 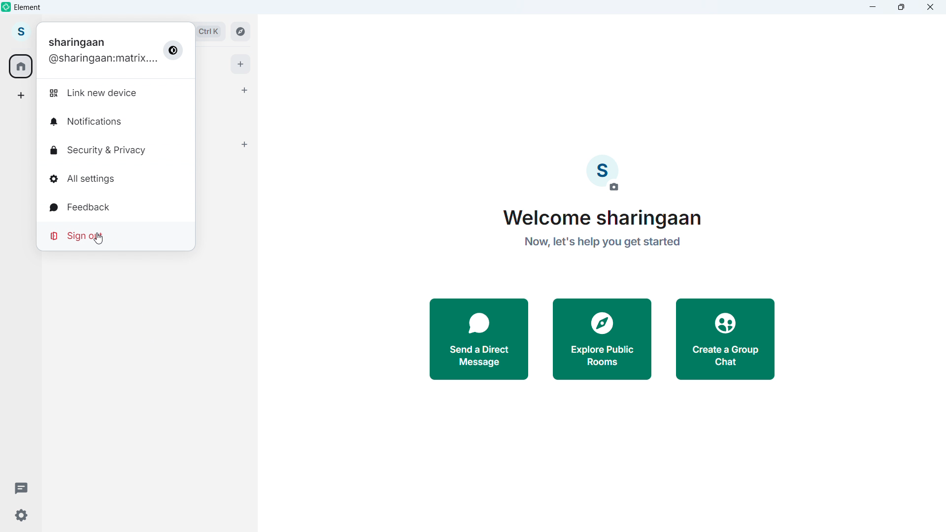 I want to click on Toggle theme , so click(x=173, y=50).